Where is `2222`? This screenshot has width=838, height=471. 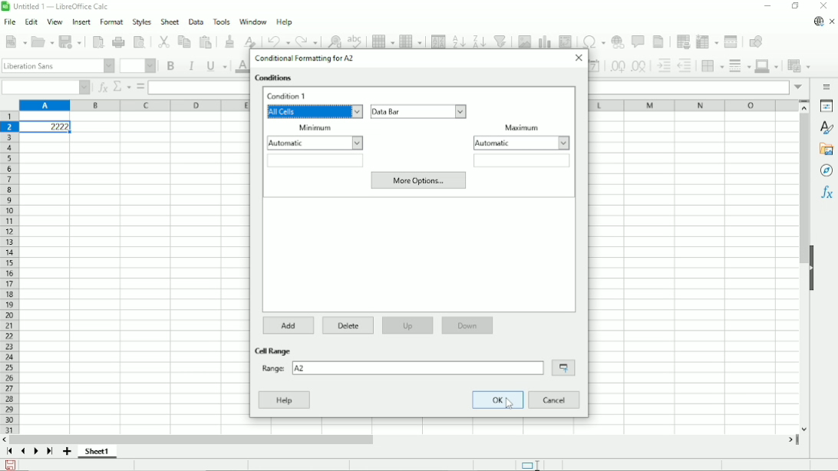
2222 is located at coordinates (46, 127).